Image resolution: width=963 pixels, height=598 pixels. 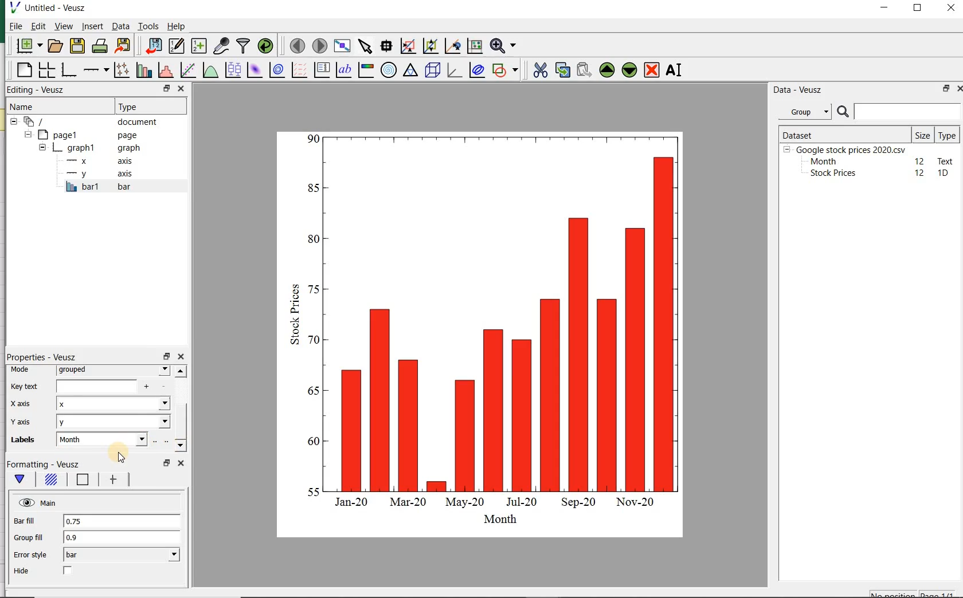 I want to click on Labels, so click(x=20, y=439).